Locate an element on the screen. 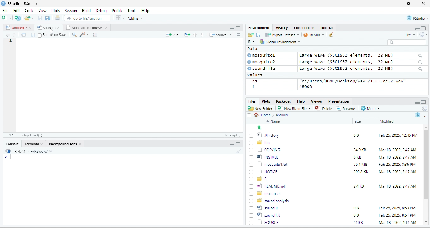 The height and width of the screenshot is (228, 430). 1302 KB is located at coordinates (361, 222).